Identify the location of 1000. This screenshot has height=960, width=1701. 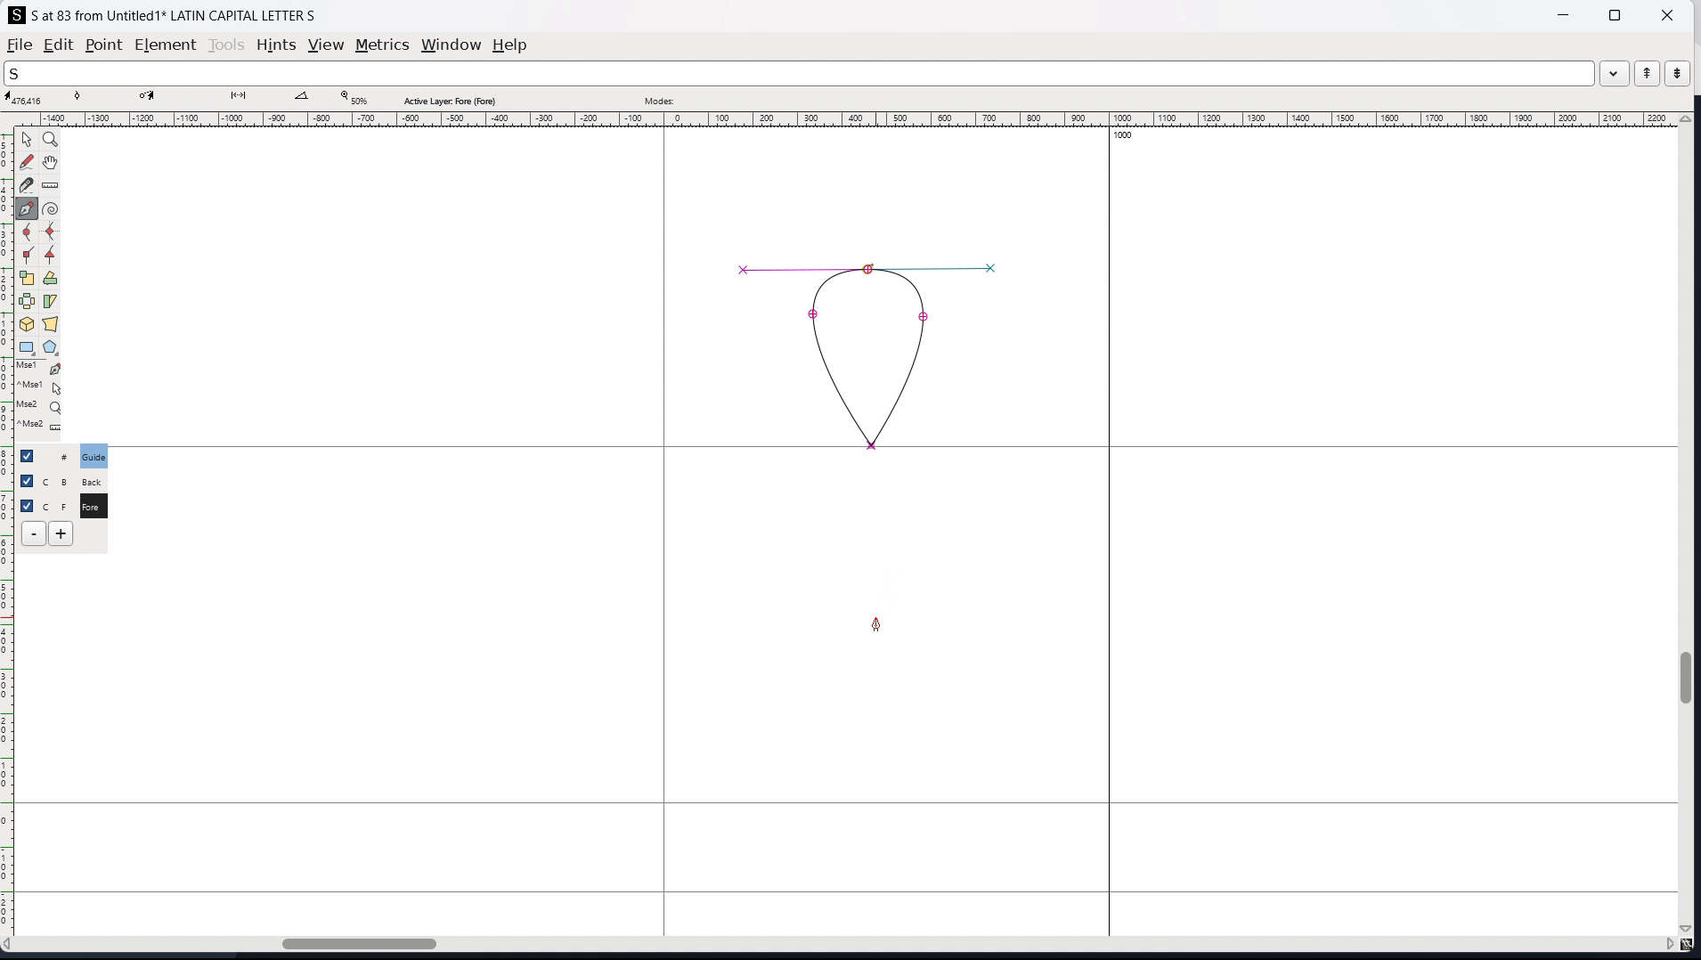
(1128, 137).